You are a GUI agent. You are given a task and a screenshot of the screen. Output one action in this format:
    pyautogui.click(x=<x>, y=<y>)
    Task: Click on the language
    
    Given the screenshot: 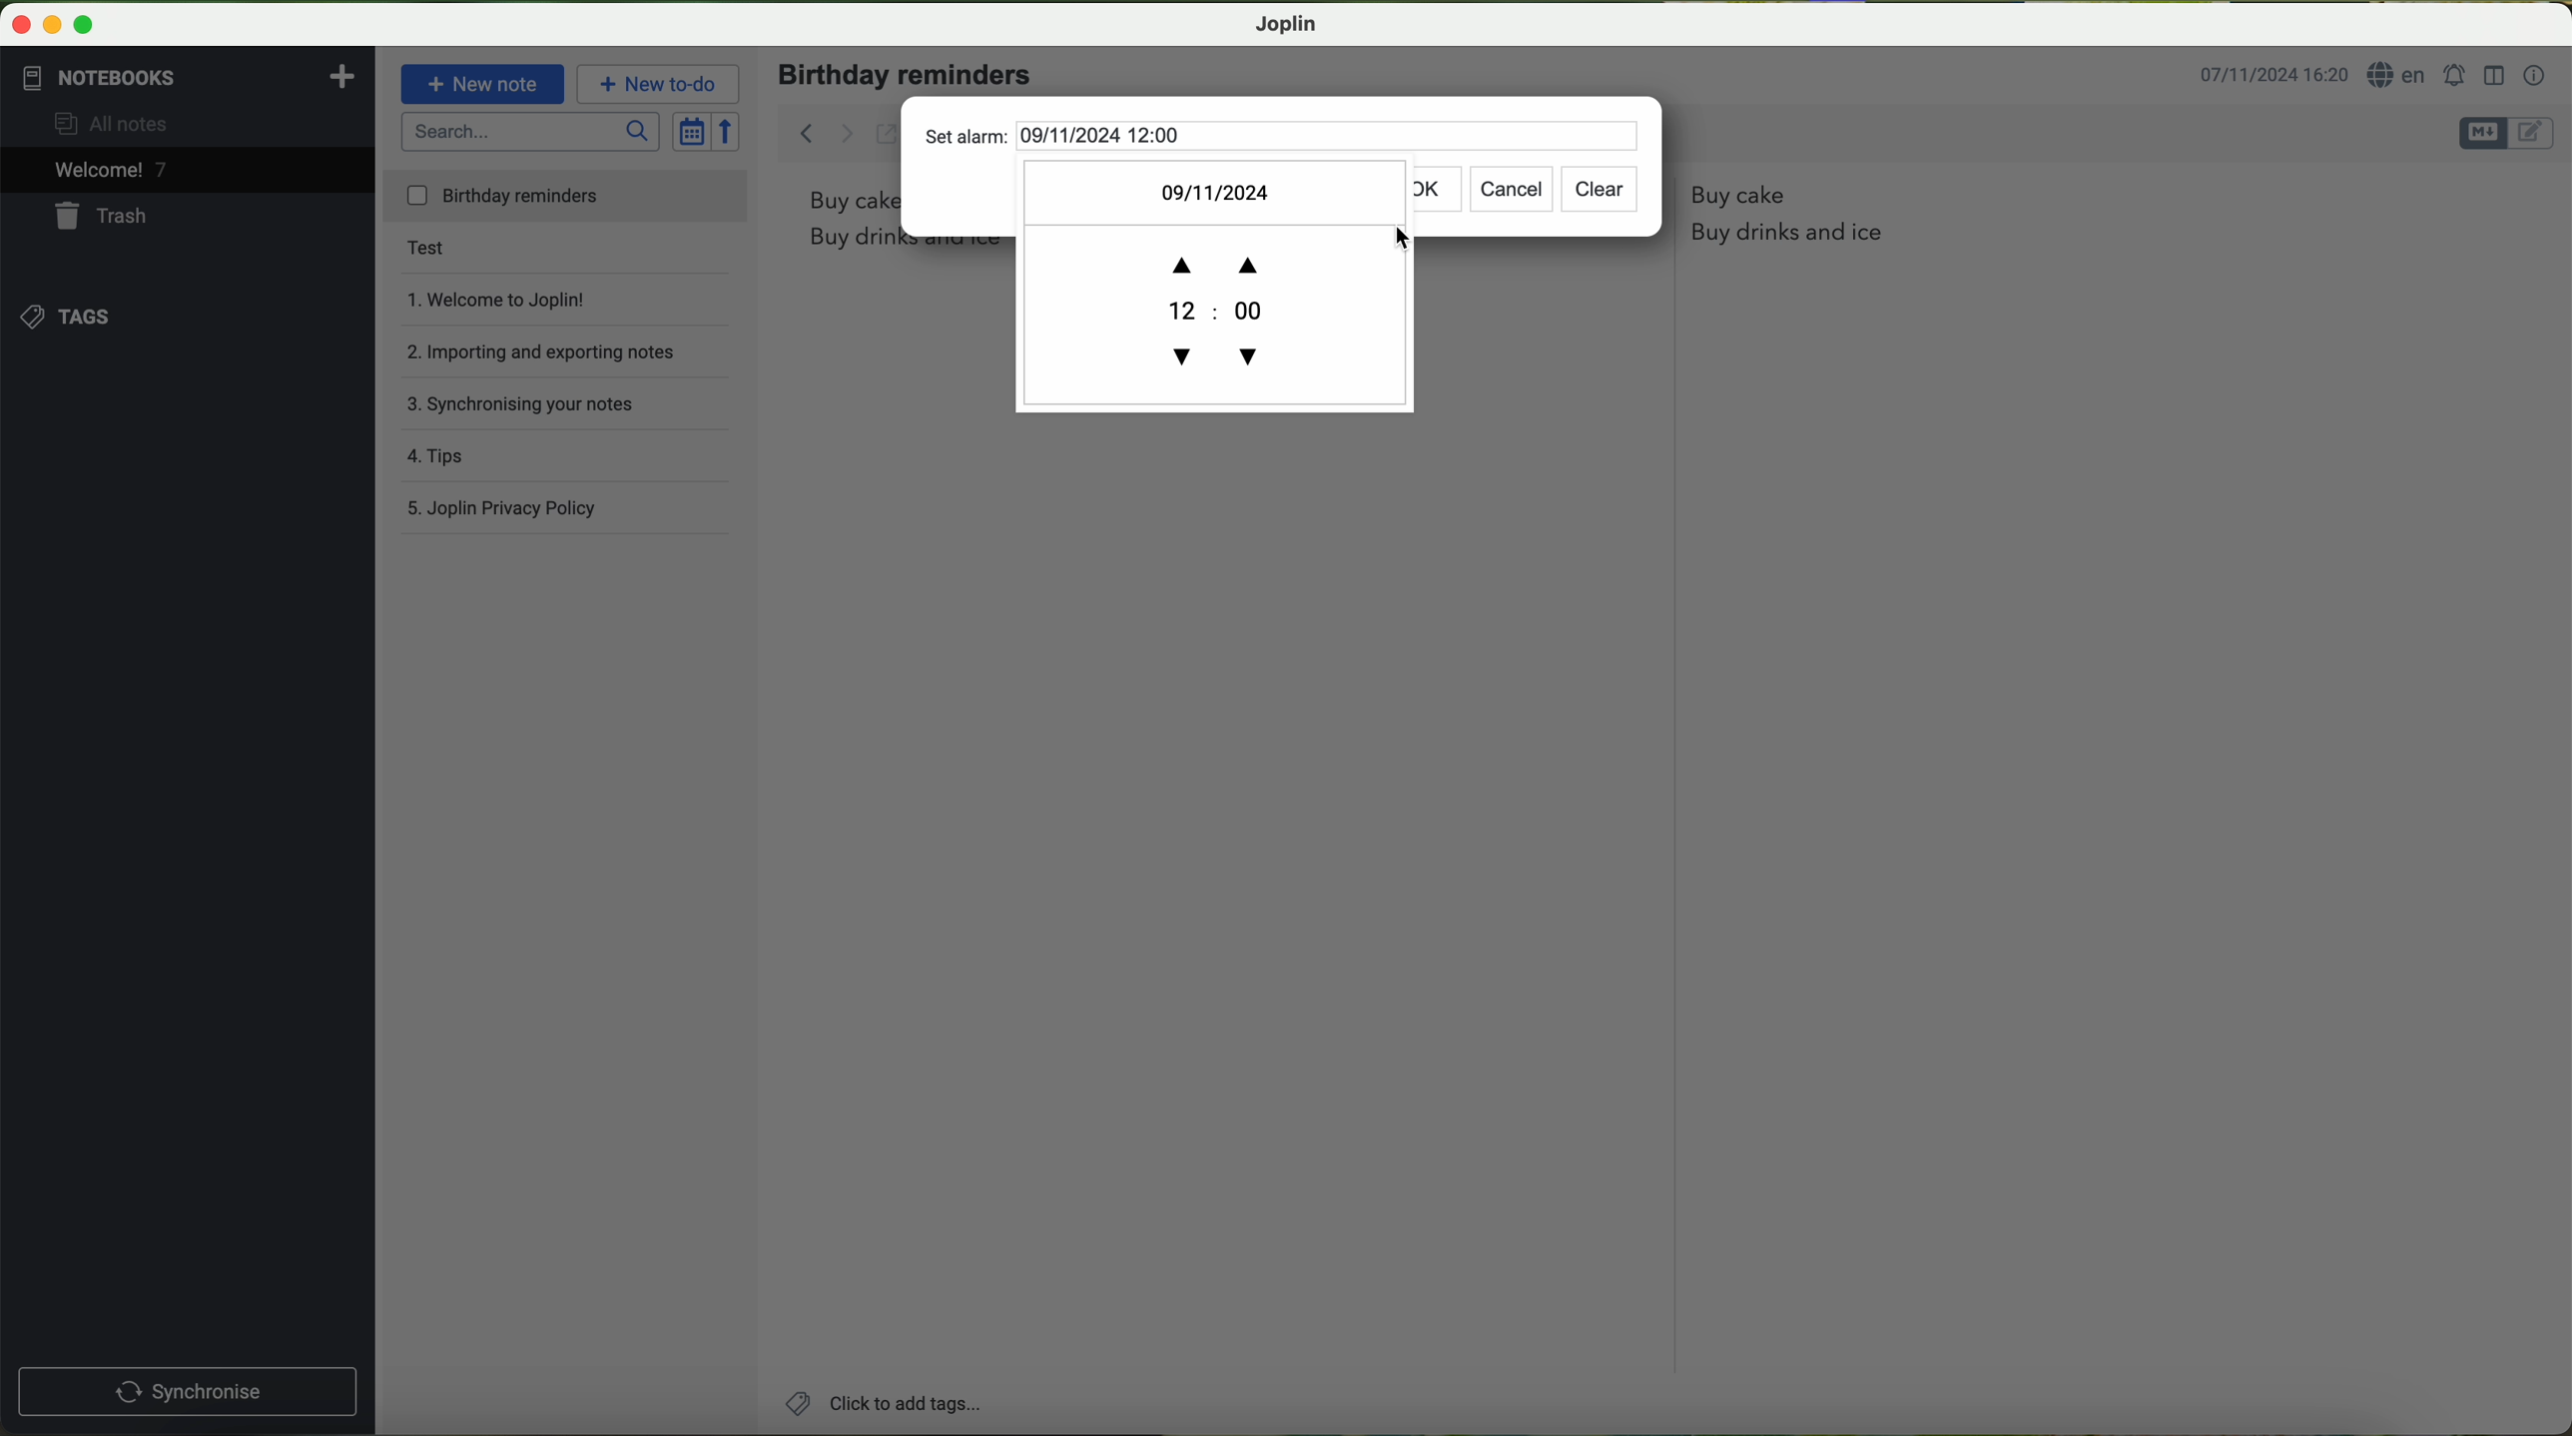 What is the action you would take?
    pyautogui.click(x=2400, y=77)
    